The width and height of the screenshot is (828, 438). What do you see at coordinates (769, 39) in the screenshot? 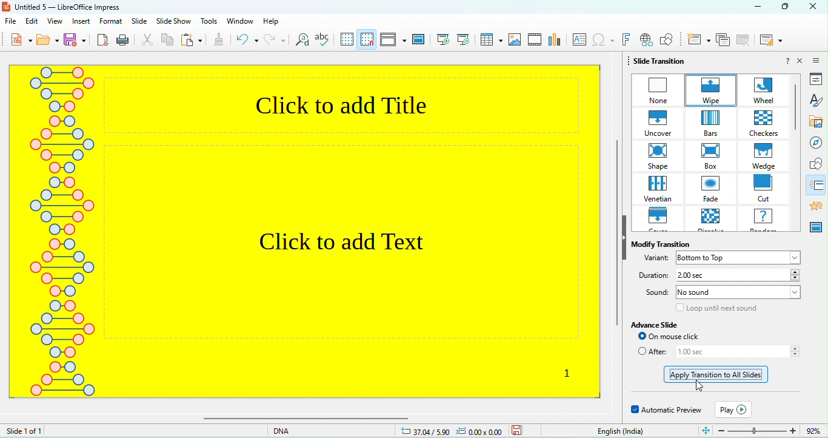
I see `slide layout` at bounding box center [769, 39].